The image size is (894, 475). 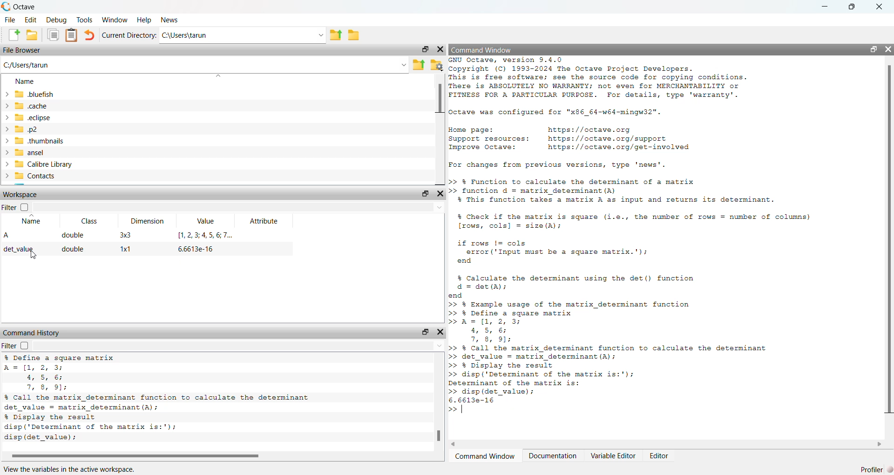 I want to click on scrollbar, so click(x=889, y=242).